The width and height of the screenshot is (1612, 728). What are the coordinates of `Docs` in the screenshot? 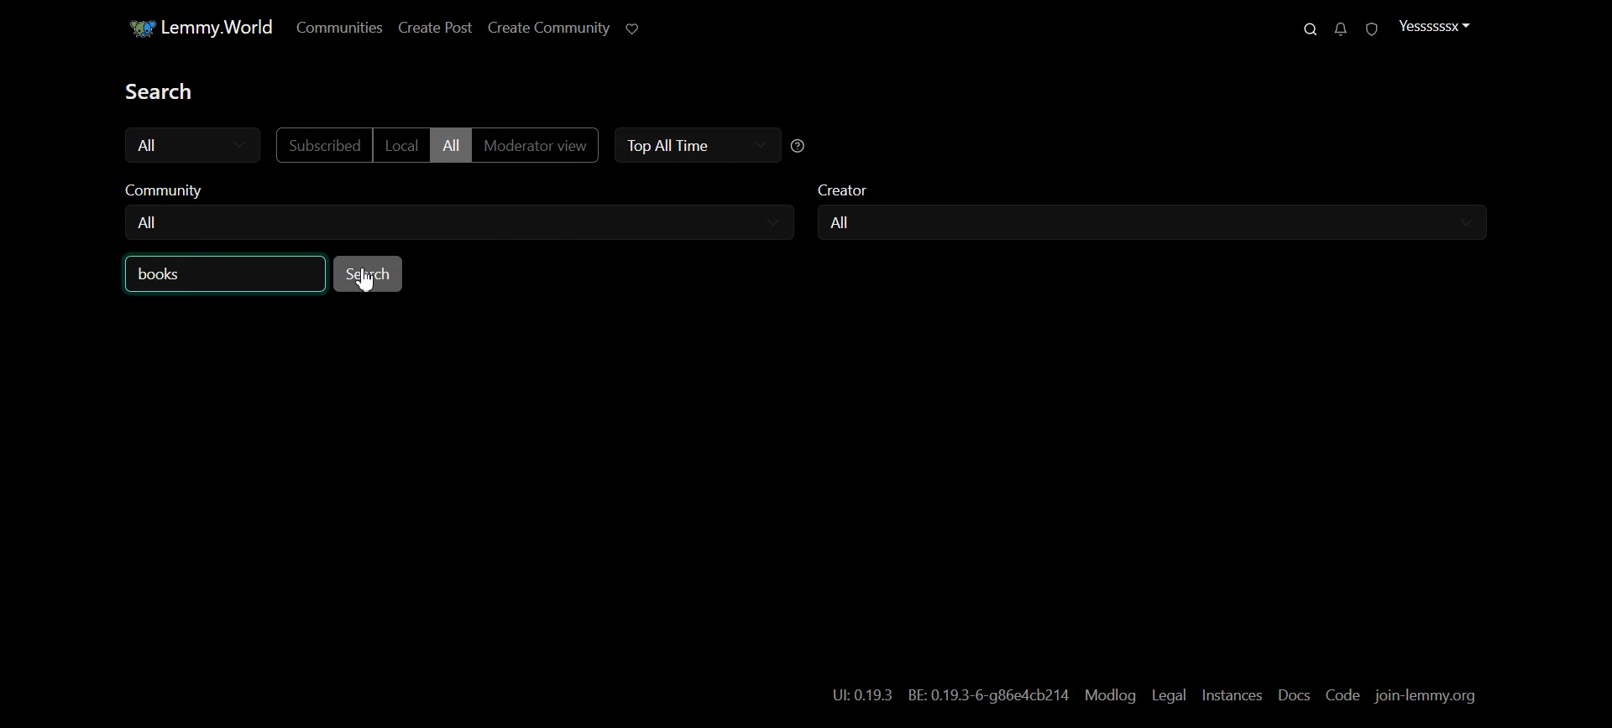 It's located at (1293, 695).